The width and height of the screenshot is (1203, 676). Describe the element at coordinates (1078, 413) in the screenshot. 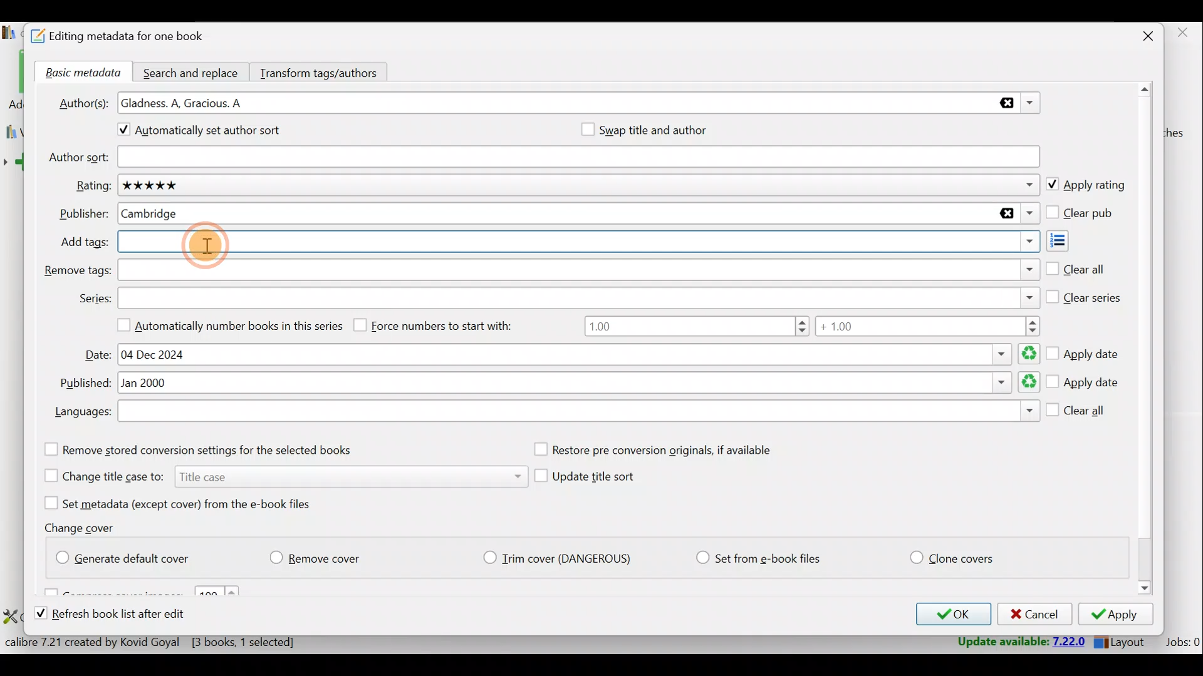

I see `Clear all` at that location.